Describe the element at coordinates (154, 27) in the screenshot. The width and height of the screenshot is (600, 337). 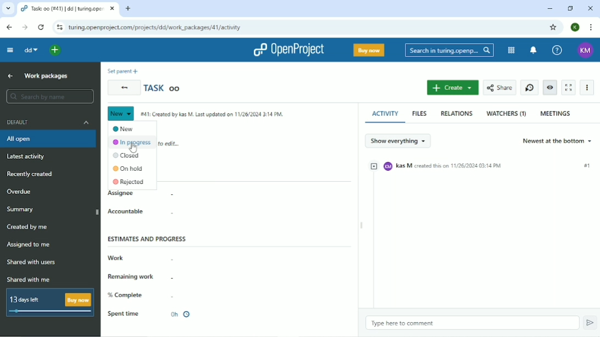
I see `turing.openproject.com/projects/dd/work_packages/42/activity` at that location.